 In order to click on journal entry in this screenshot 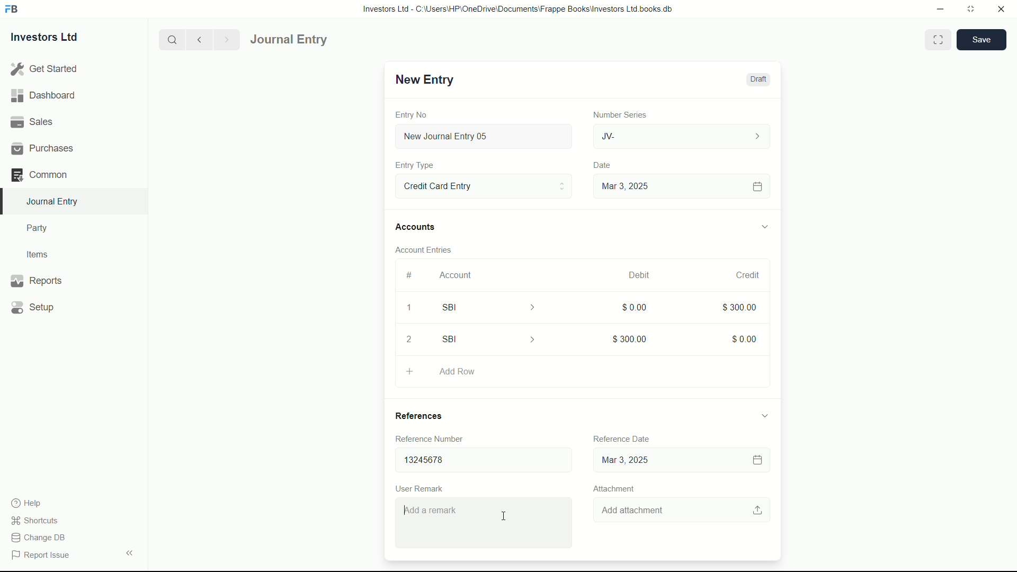, I will do `click(319, 40)`.